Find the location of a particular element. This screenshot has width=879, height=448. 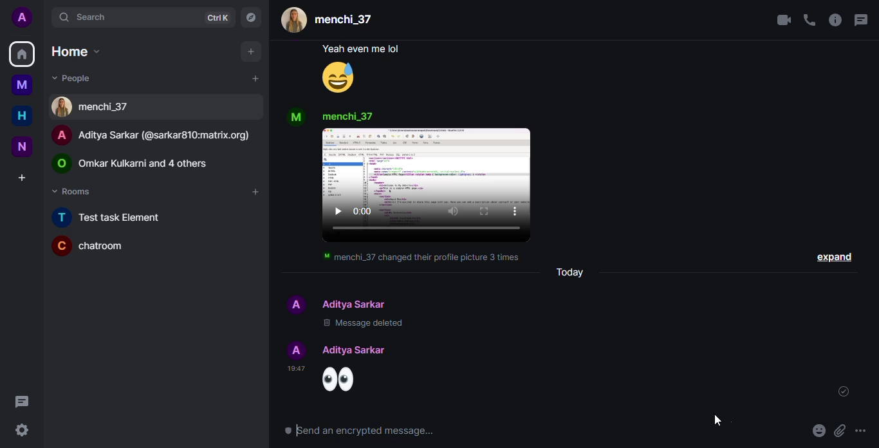

video is located at coordinates (428, 219).